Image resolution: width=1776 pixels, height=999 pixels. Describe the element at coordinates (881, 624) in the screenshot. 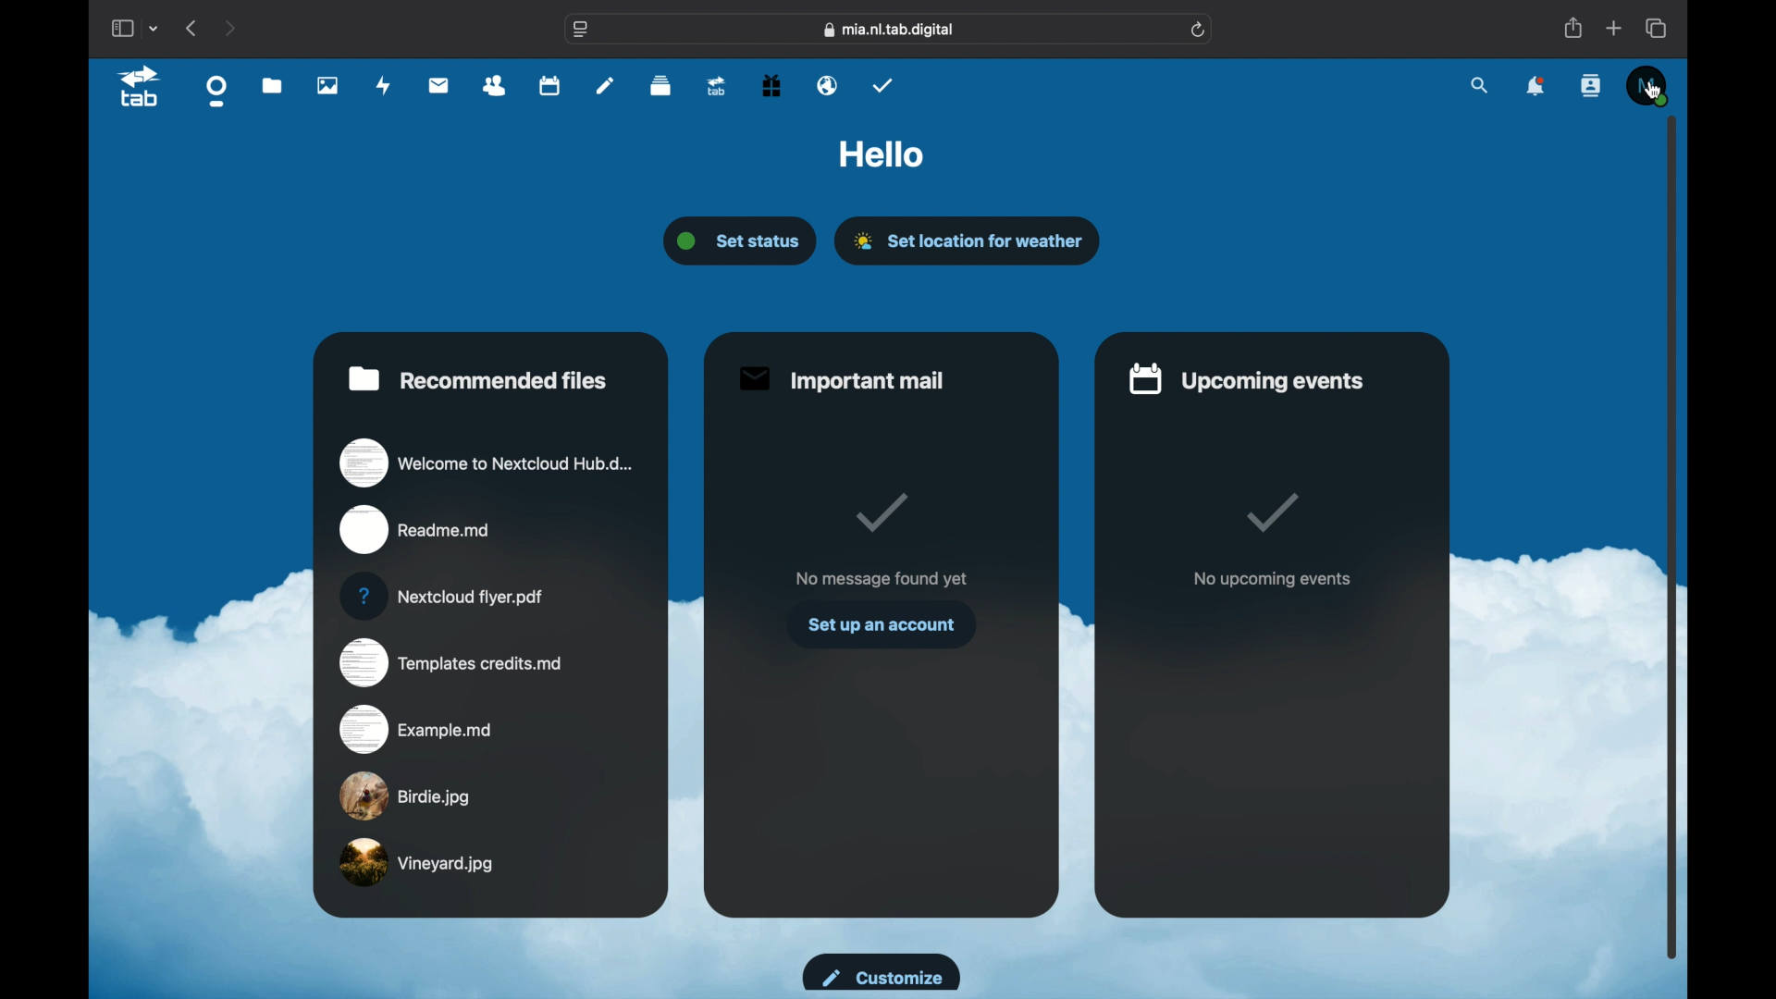

I see `set up an account` at that location.